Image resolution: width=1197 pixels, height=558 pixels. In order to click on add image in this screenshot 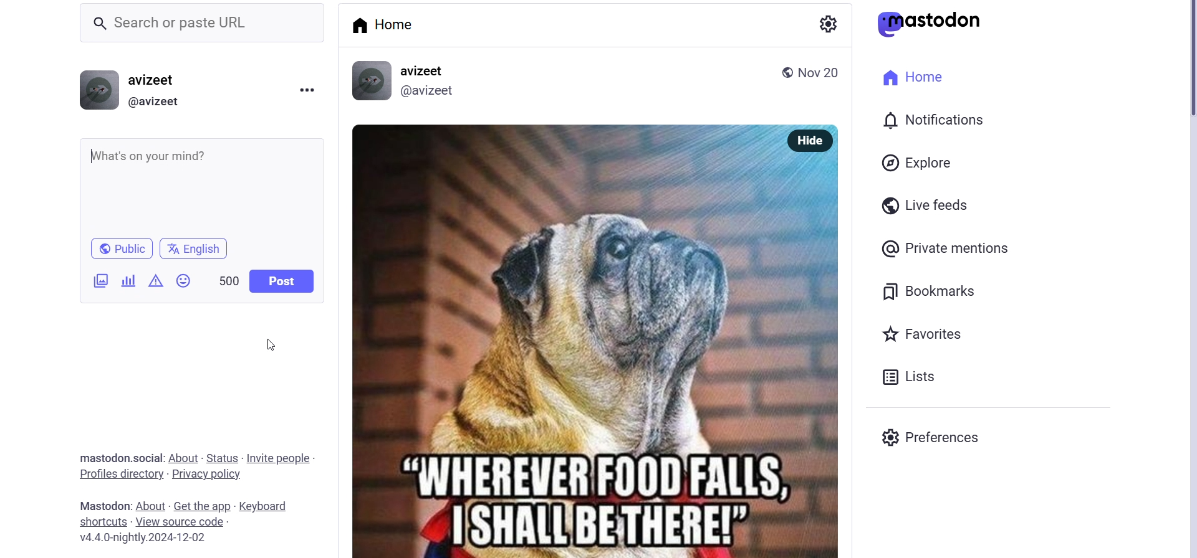, I will do `click(96, 281)`.